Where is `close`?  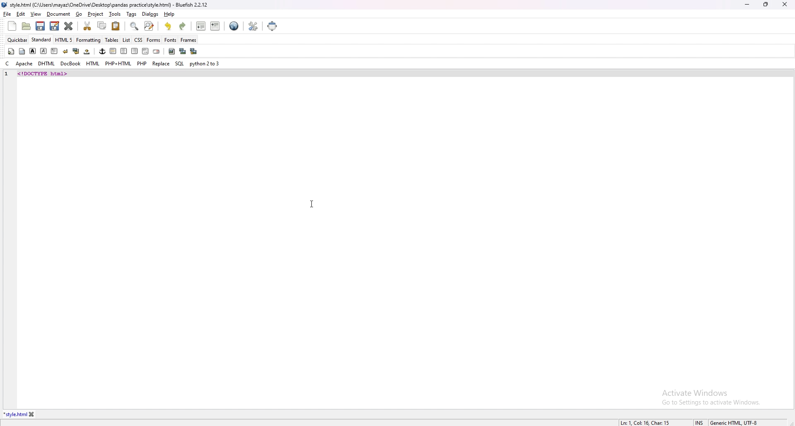 close is located at coordinates (785, 4).